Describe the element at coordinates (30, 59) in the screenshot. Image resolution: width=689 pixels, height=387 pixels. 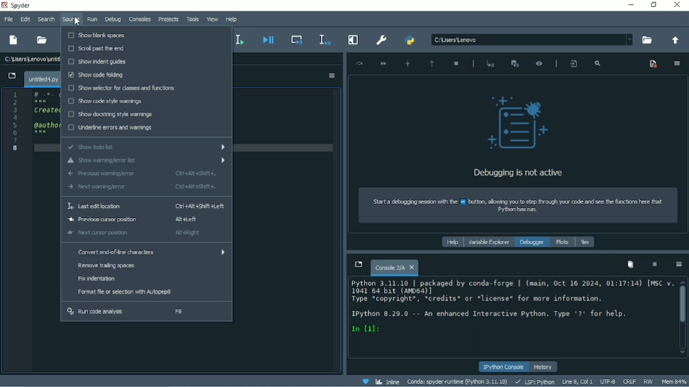
I see `File name` at that location.